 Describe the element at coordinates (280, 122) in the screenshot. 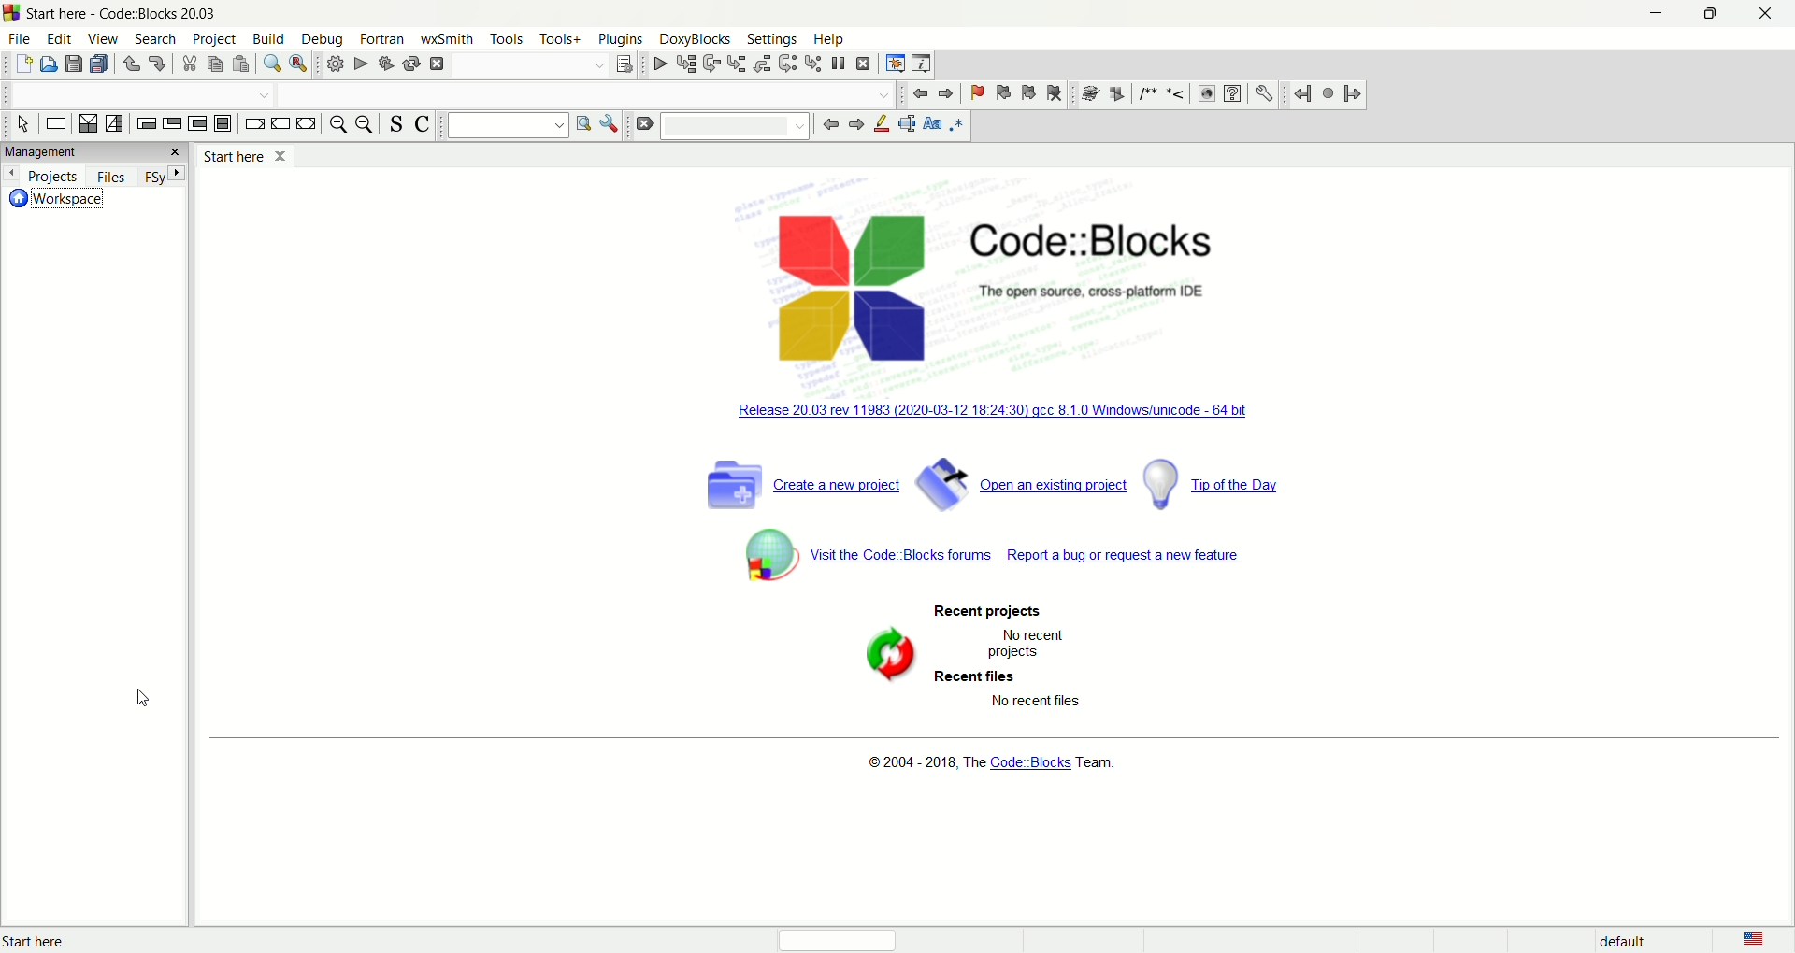

I see `continue instruction` at that location.